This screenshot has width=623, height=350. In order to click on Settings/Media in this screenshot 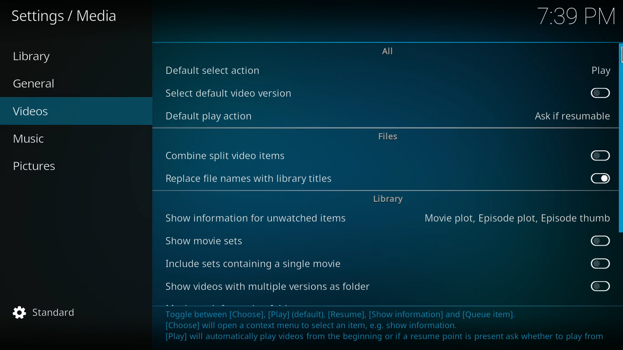, I will do `click(67, 16)`.